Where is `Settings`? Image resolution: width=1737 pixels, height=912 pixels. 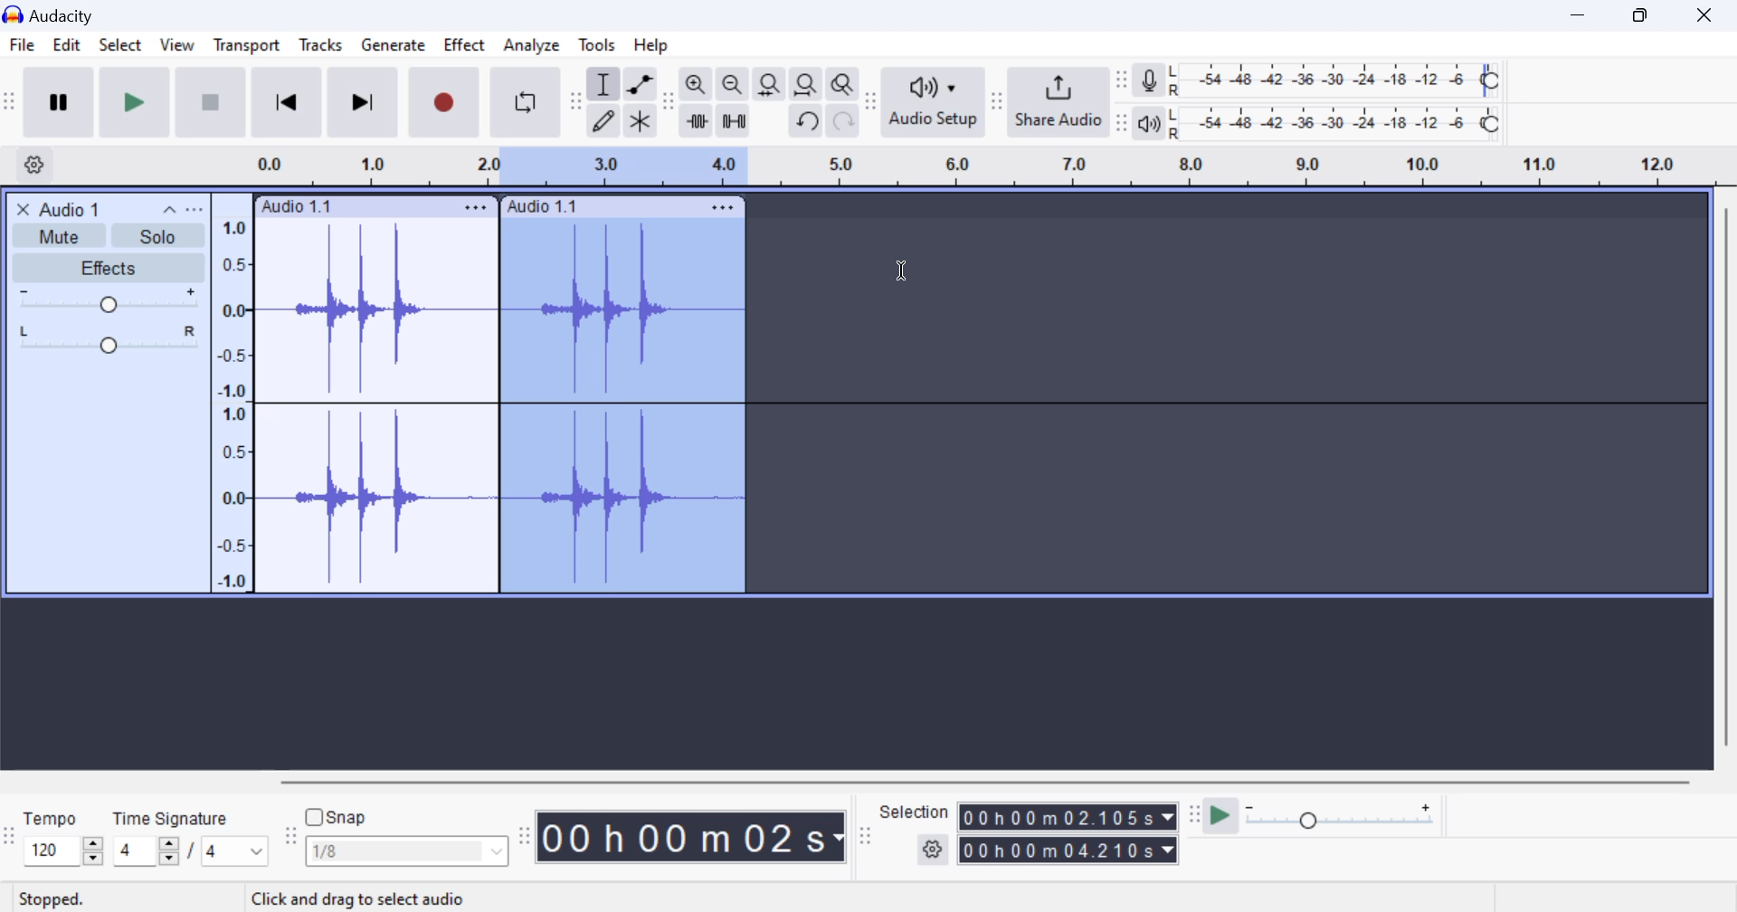 Settings is located at coordinates (37, 164).